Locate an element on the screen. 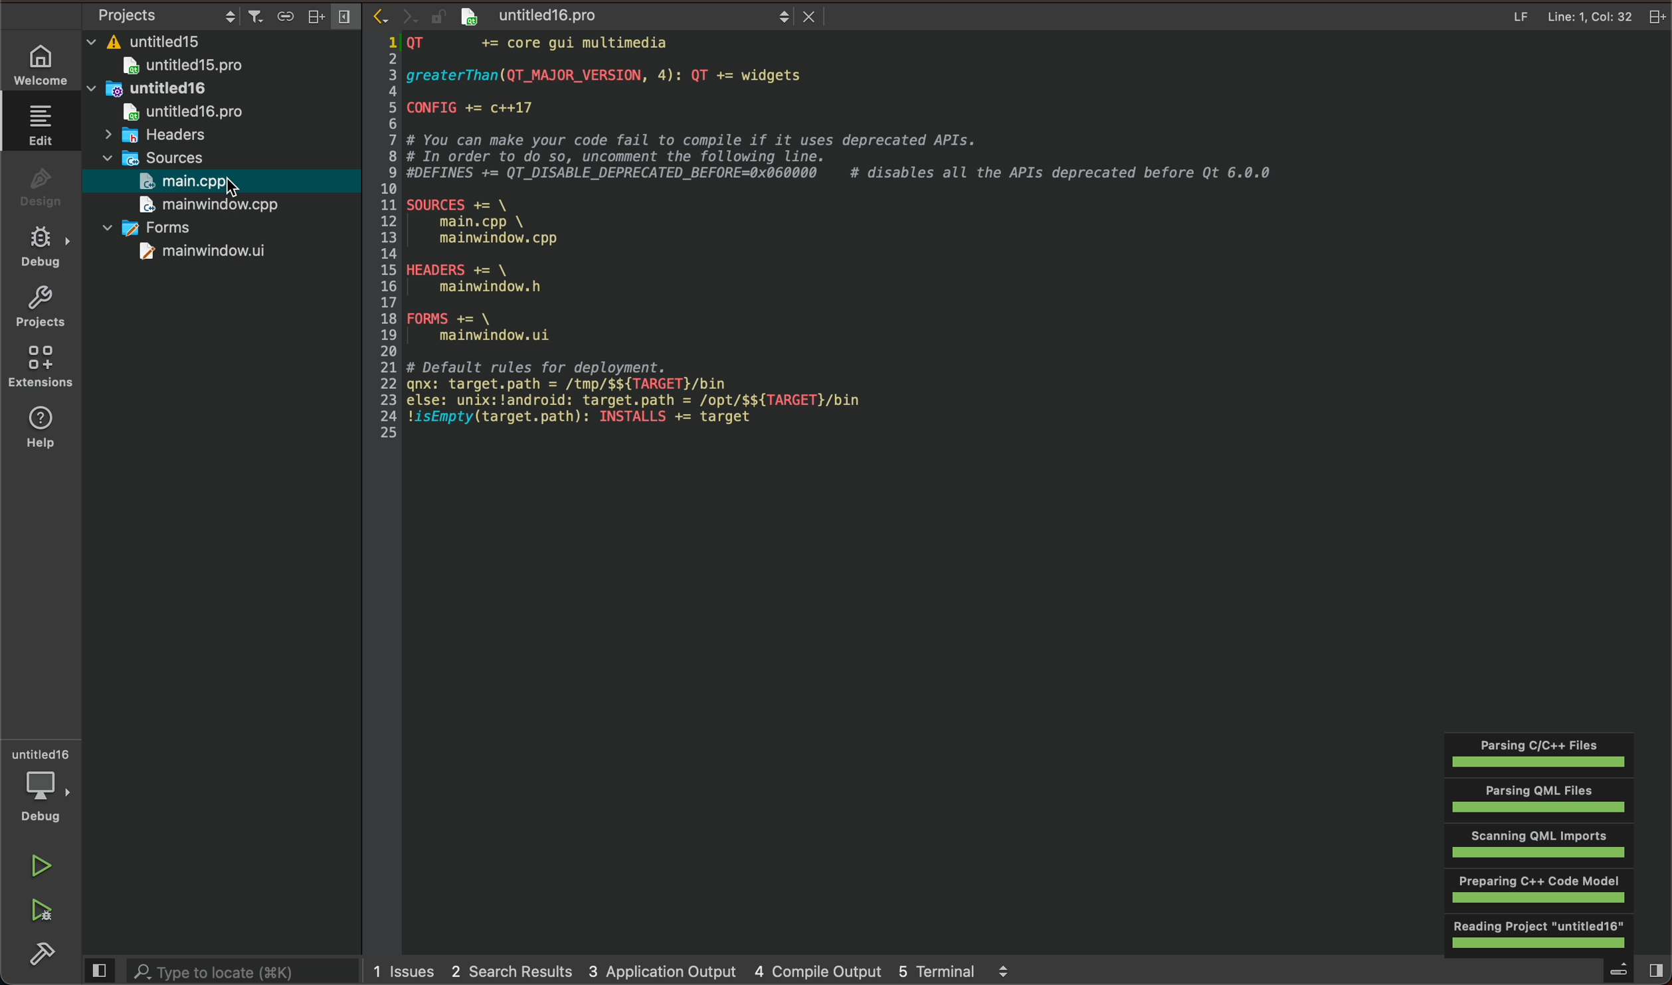 The height and width of the screenshot is (985, 1672). files and folders is located at coordinates (231, 39).